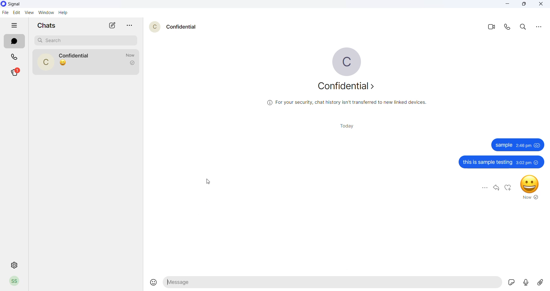  I want to click on about contact, so click(348, 88).